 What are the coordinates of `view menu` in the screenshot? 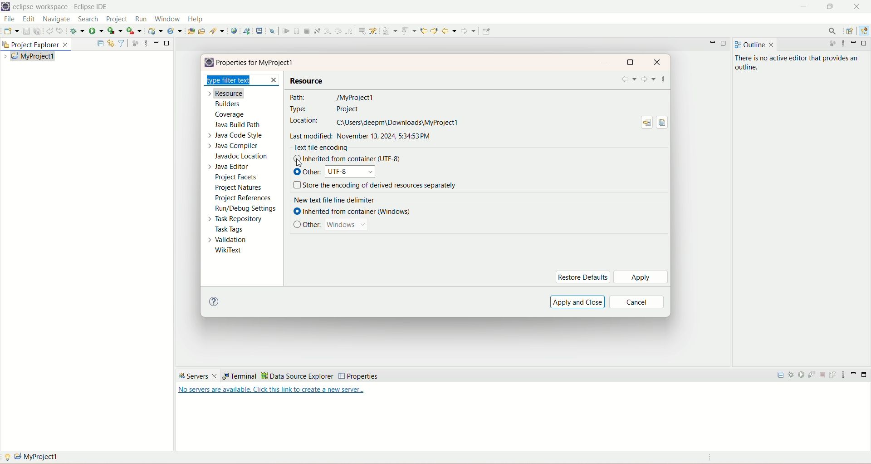 It's located at (842, 43).